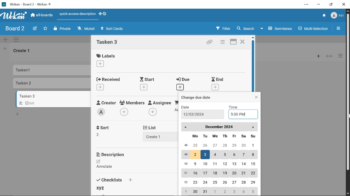 The height and width of the screenshot is (196, 350). I want to click on Filters, so click(223, 29).